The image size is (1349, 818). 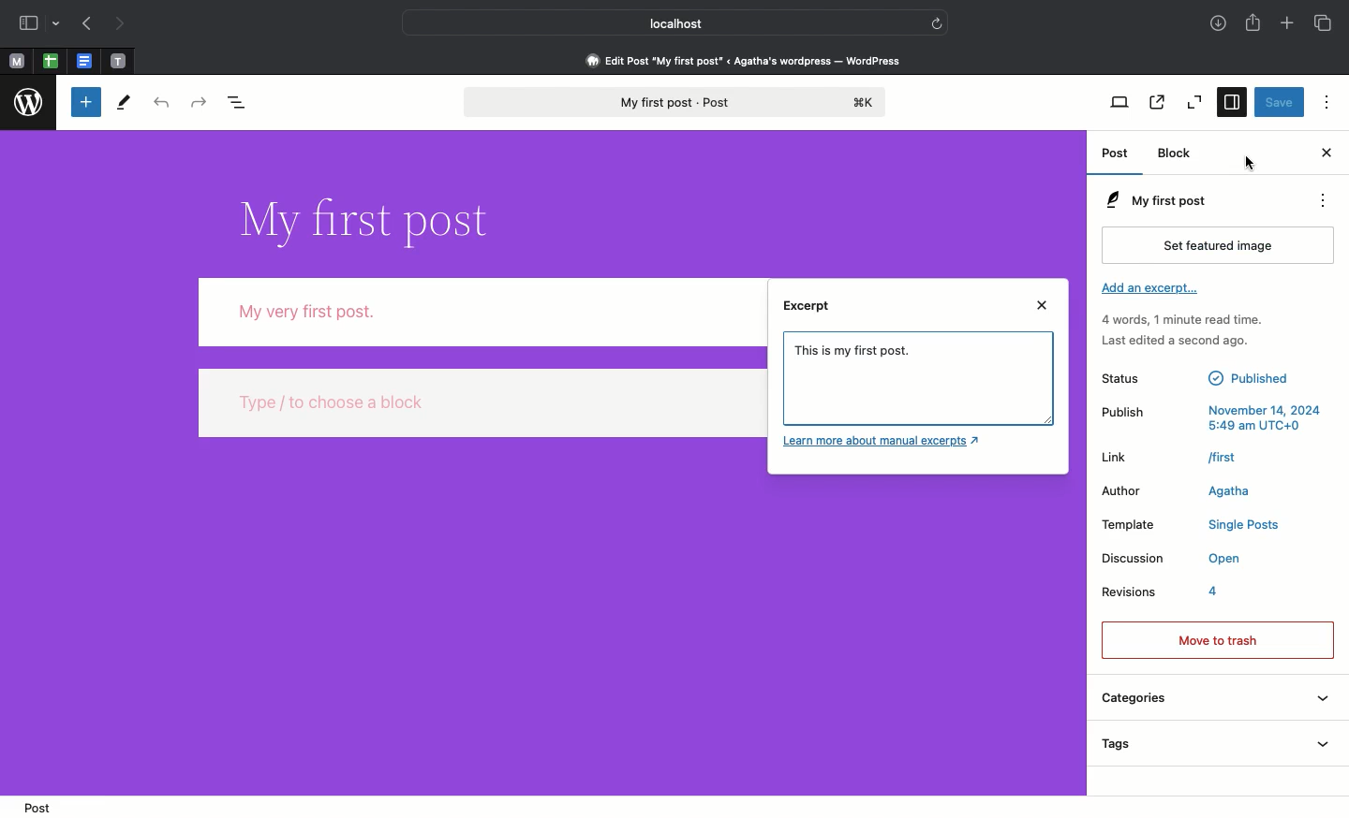 What do you see at coordinates (1191, 526) in the screenshot?
I see `Template` at bounding box center [1191, 526].